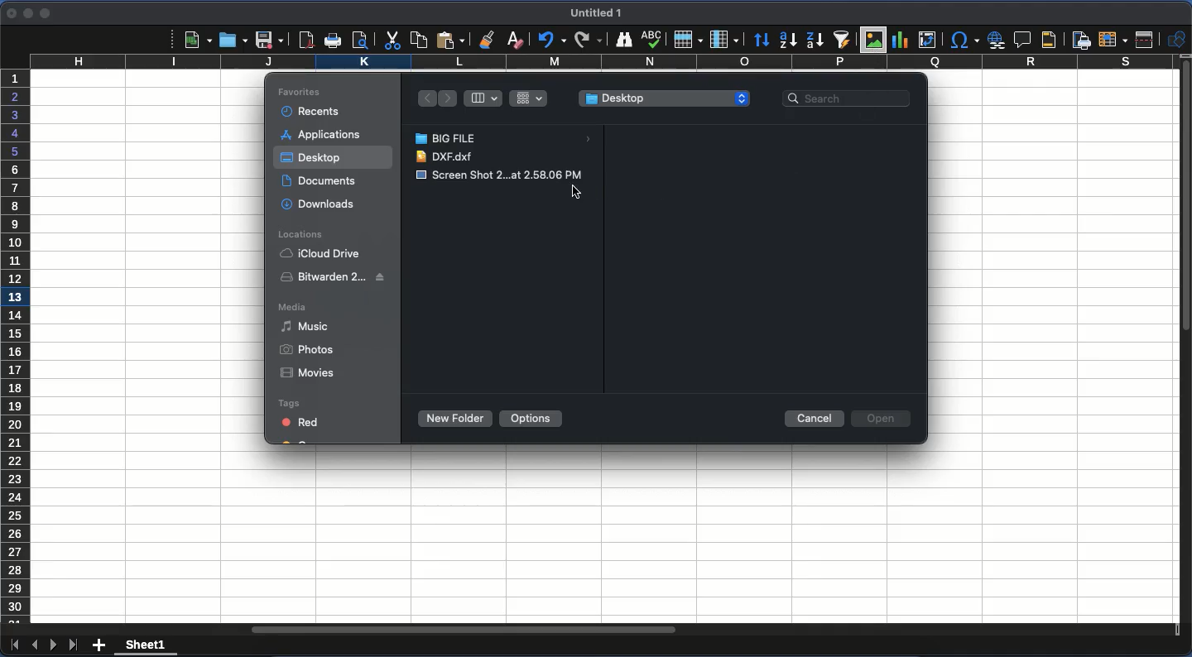 The image size is (1192, 657). What do you see at coordinates (9, 12) in the screenshot?
I see `close` at bounding box center [9, 12].